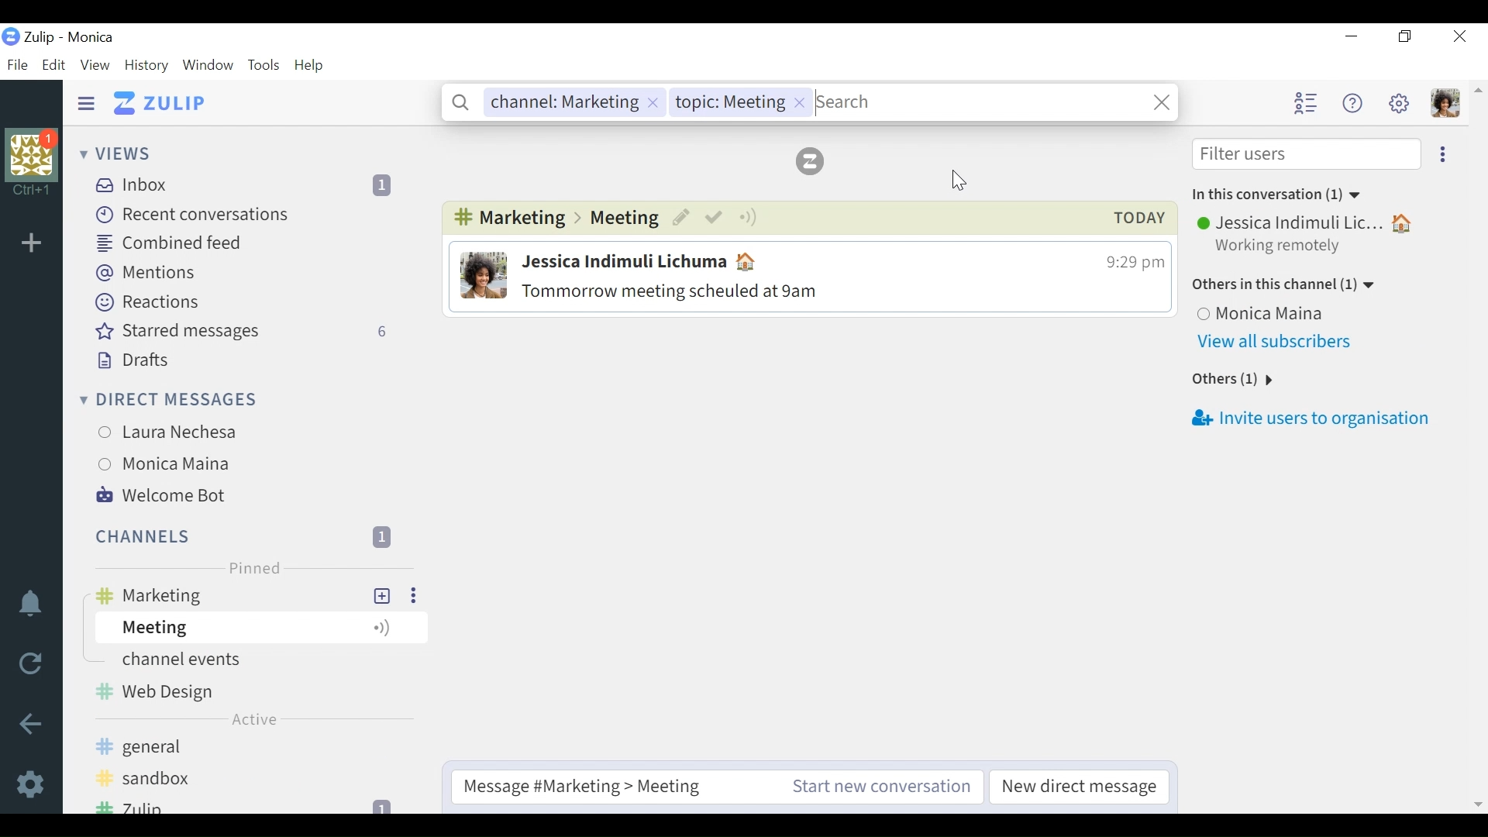  What do you see at coordinates (36, 248) in the screenshot?
I see `add organisation` at bounding box center [36, 248].